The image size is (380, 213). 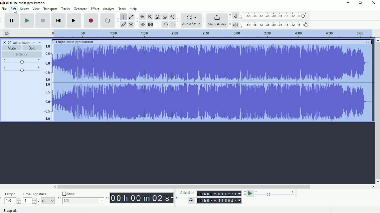 I want to click on 00 h 00 m 00.00s, so click(x=219, y=201).